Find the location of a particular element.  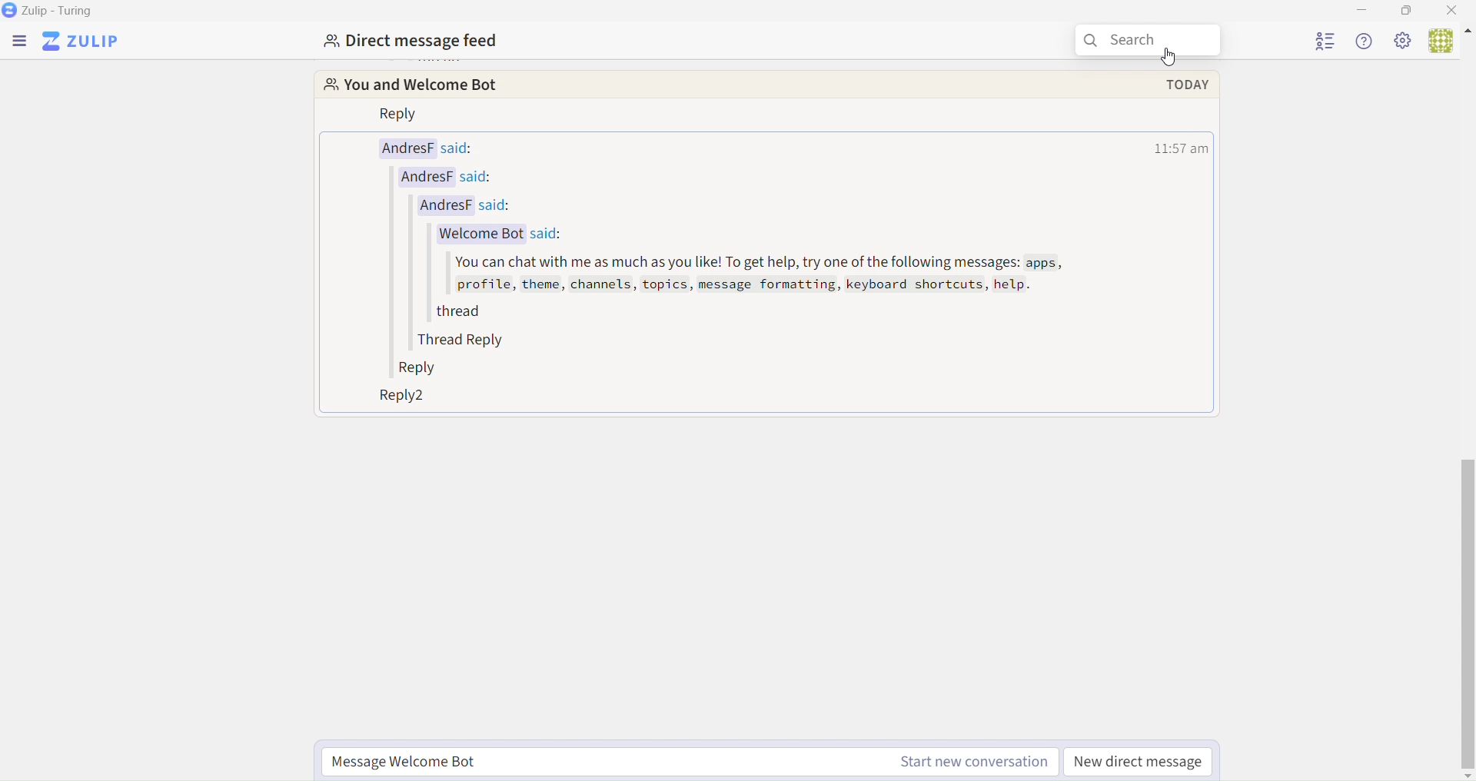

Reply is located at coordinates (399, 115).